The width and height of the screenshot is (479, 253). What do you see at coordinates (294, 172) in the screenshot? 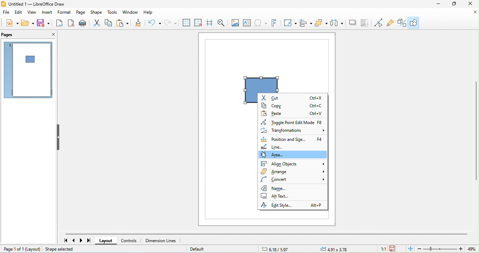
I see `arrange` at bounding box center [294, 172].